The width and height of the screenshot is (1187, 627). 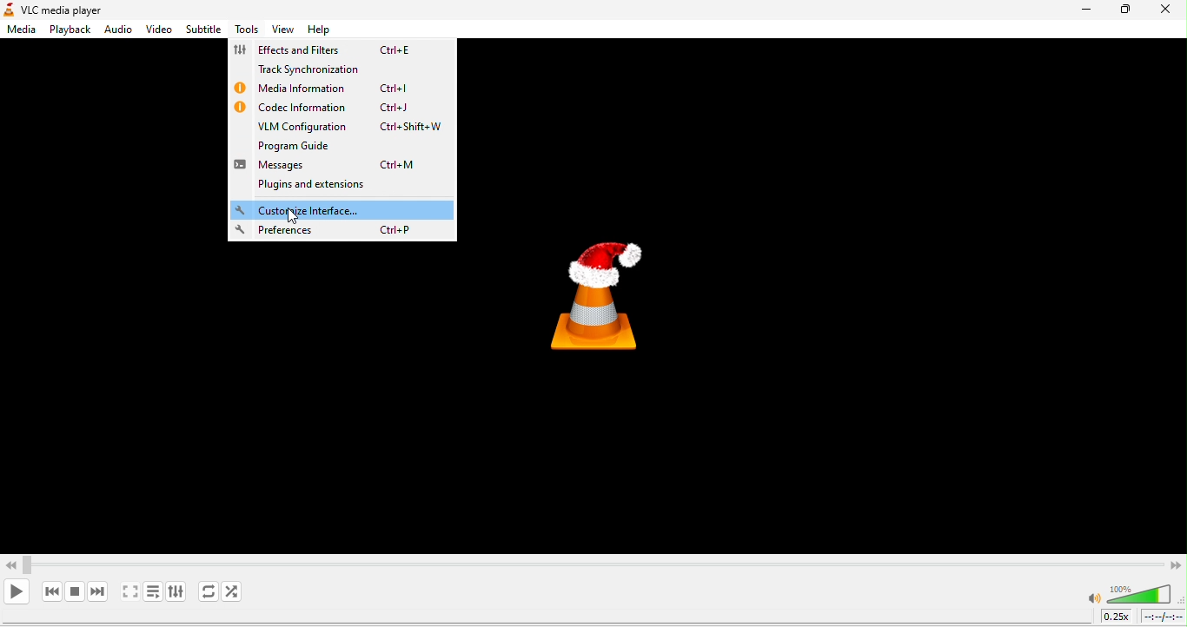 I want to click on play, so click(x=17, y=591).